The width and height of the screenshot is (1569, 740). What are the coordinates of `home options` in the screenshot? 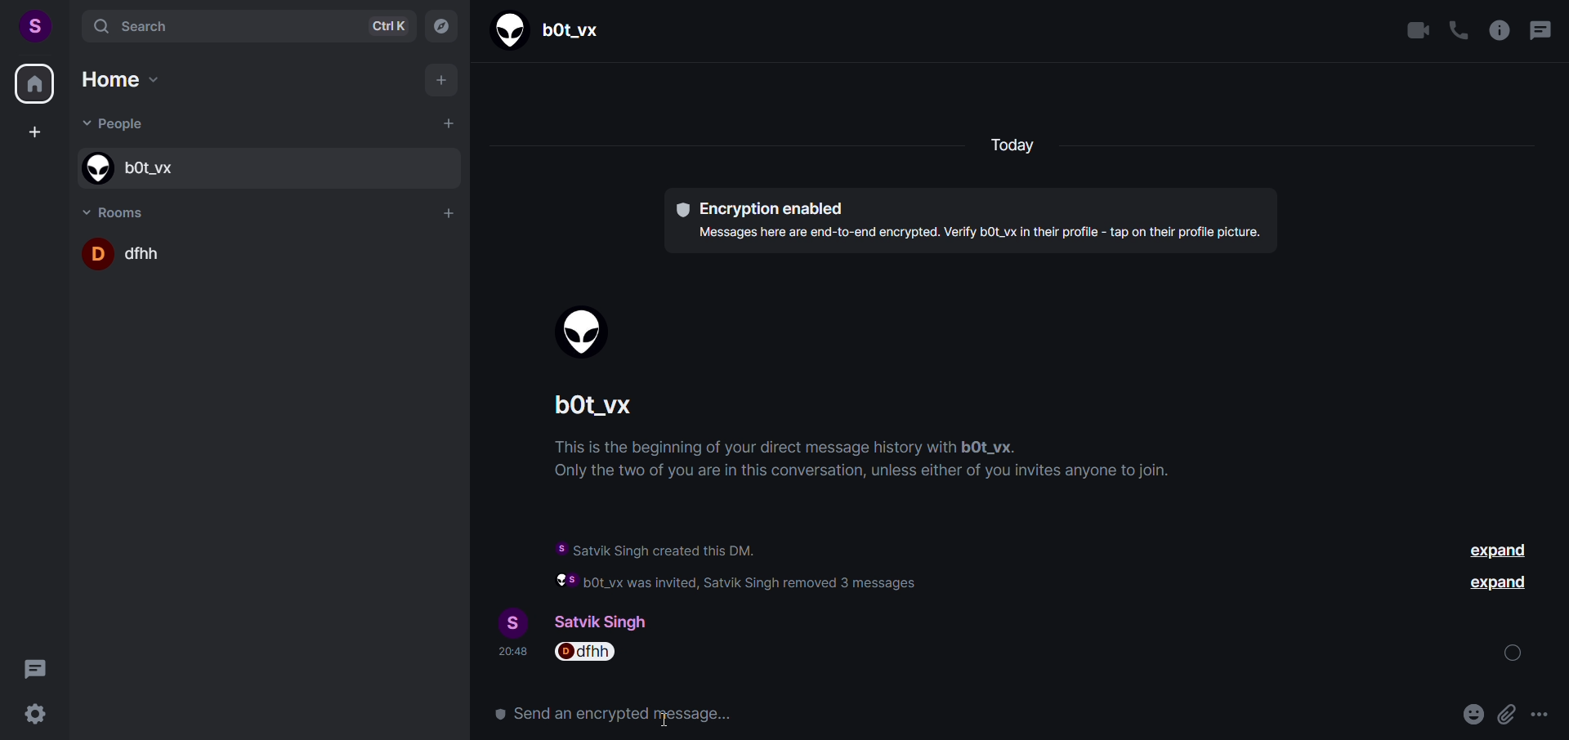 It's located at (134, 83).